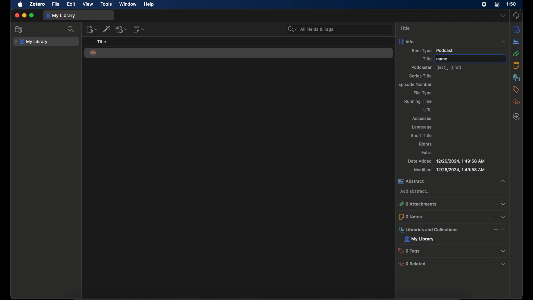 The image size is (533, 300). I want to click on running time, so click(418, 102).